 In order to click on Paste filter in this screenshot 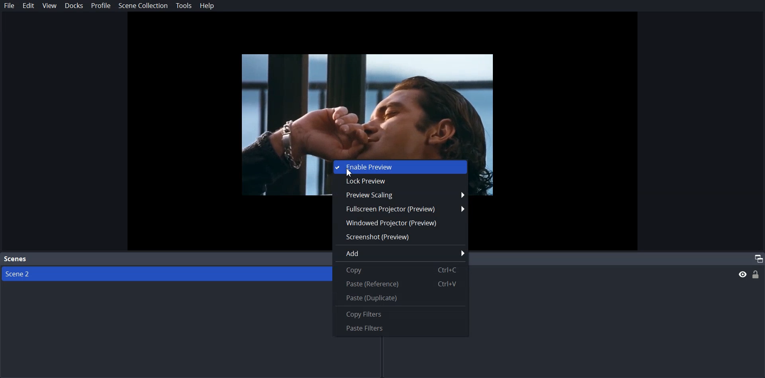, I will do `click(400, 328)`.